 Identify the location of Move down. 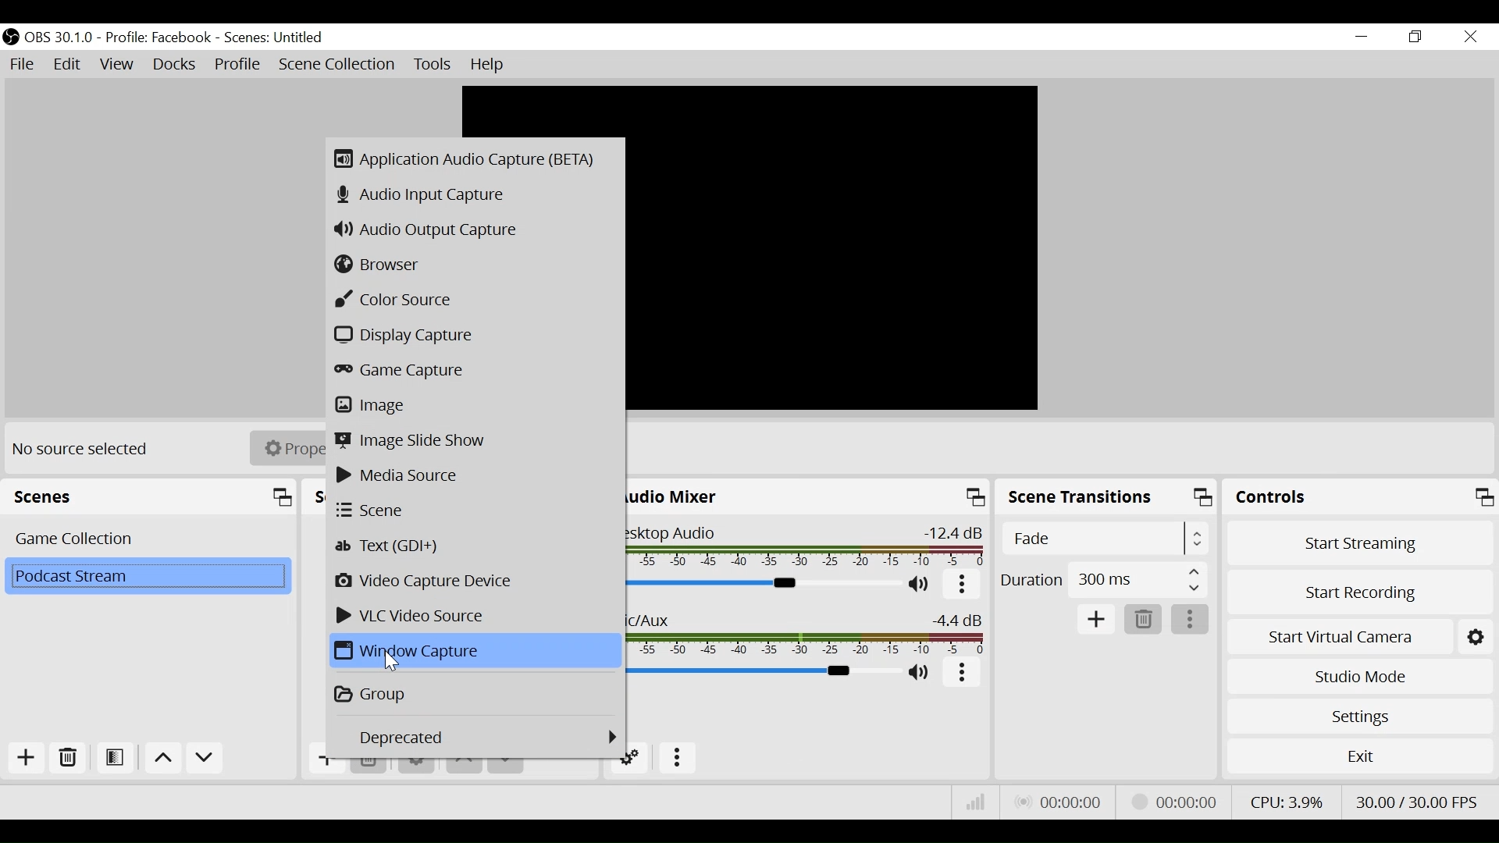
(507, 768).